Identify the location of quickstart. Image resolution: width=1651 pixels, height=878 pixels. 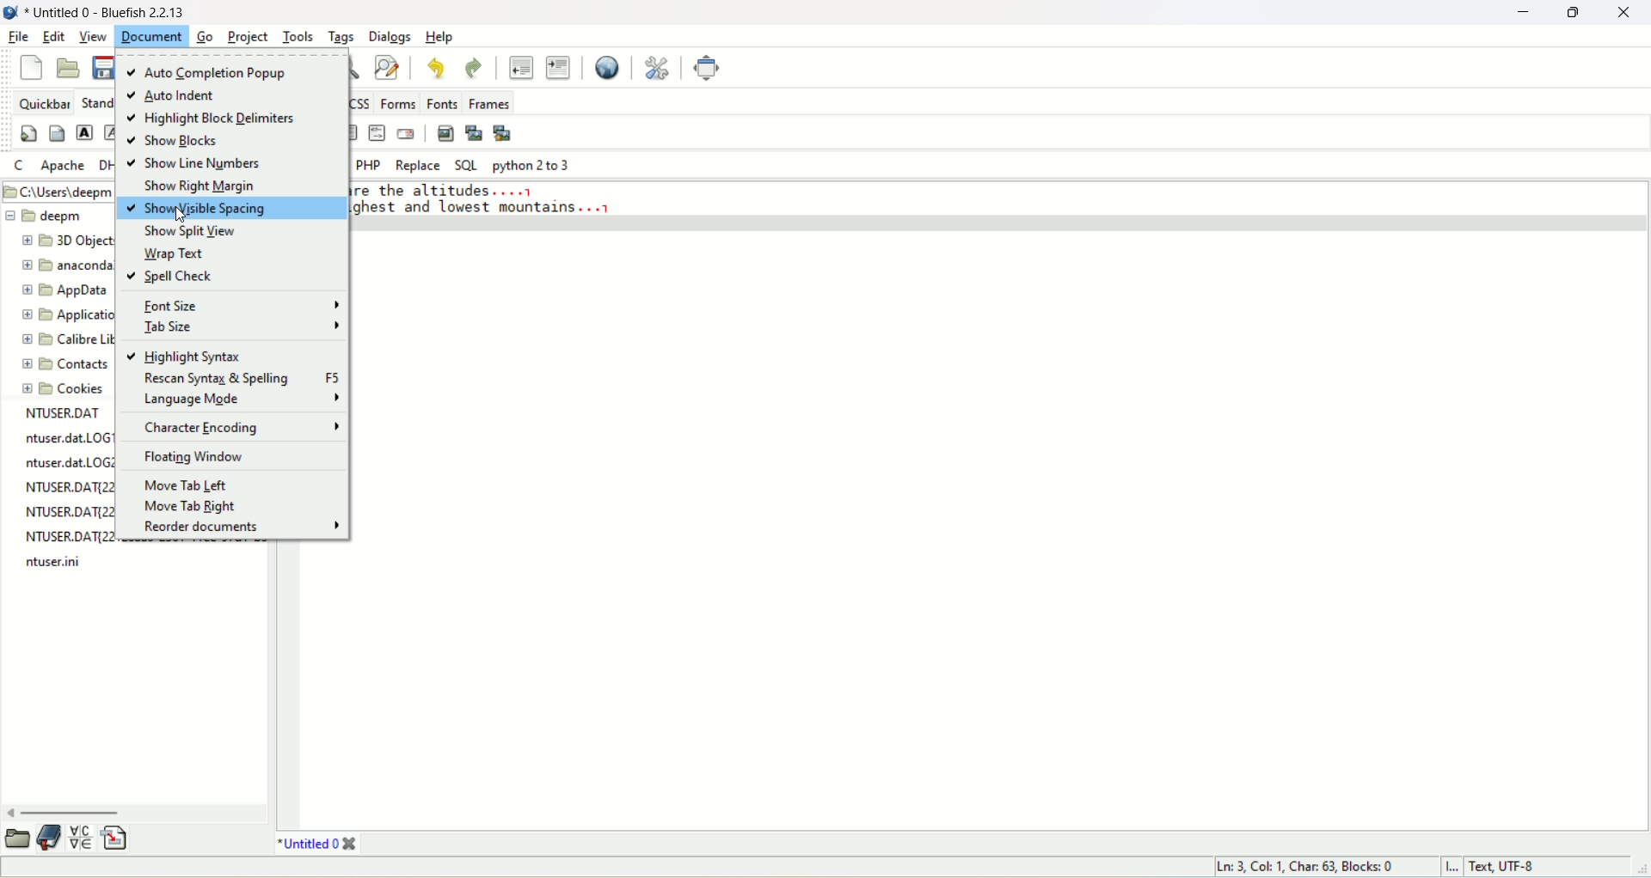
(28, 132).